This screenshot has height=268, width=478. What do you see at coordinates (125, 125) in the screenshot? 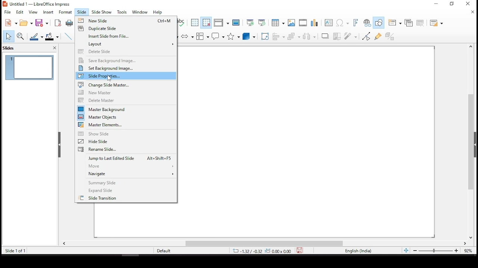
I see `master elements` at bounding box center [125, 125].